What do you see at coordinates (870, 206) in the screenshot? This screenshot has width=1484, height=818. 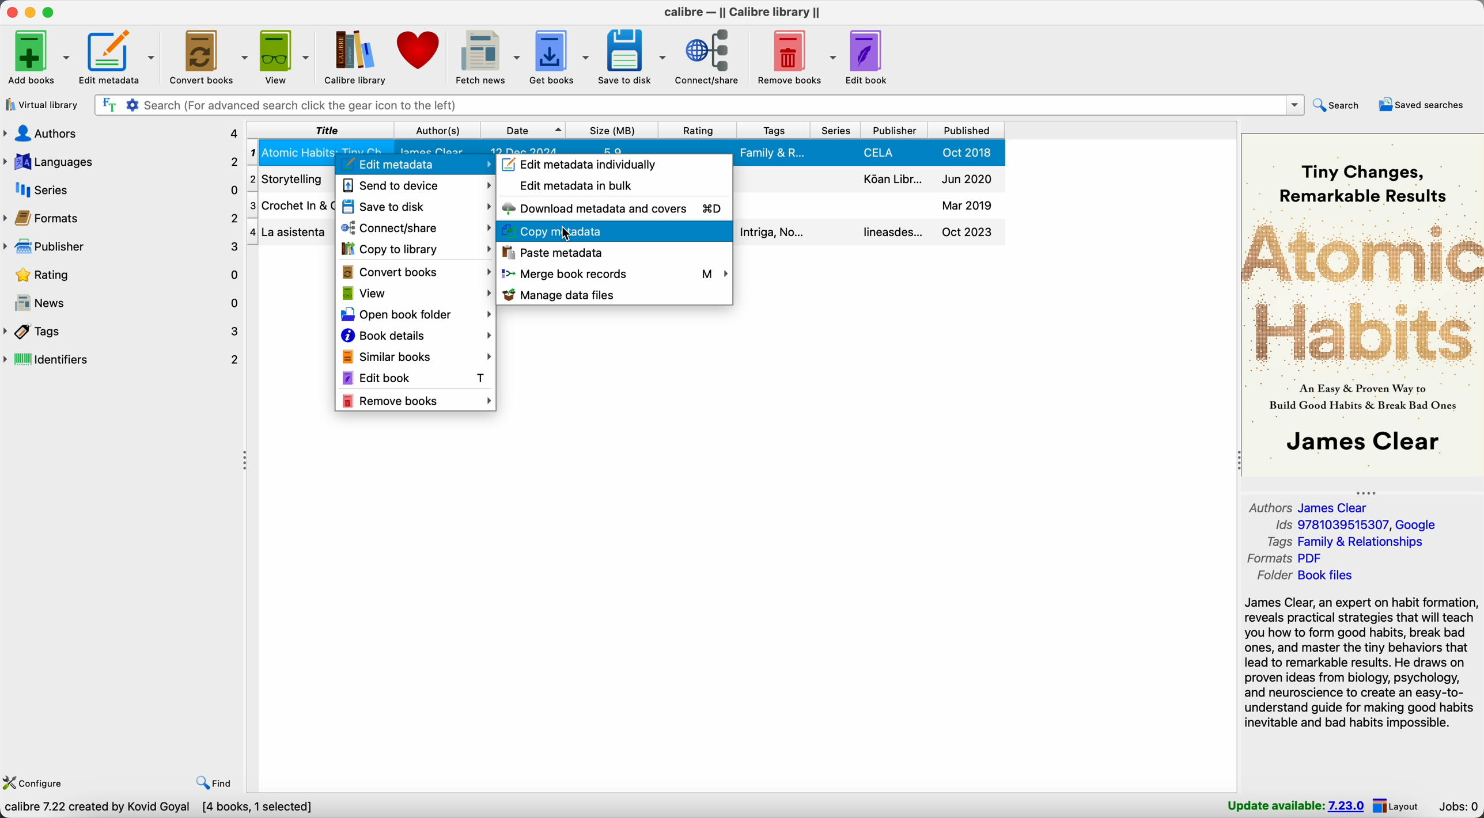 I see `crochet in & out book details` at bounding box center [870, 206].